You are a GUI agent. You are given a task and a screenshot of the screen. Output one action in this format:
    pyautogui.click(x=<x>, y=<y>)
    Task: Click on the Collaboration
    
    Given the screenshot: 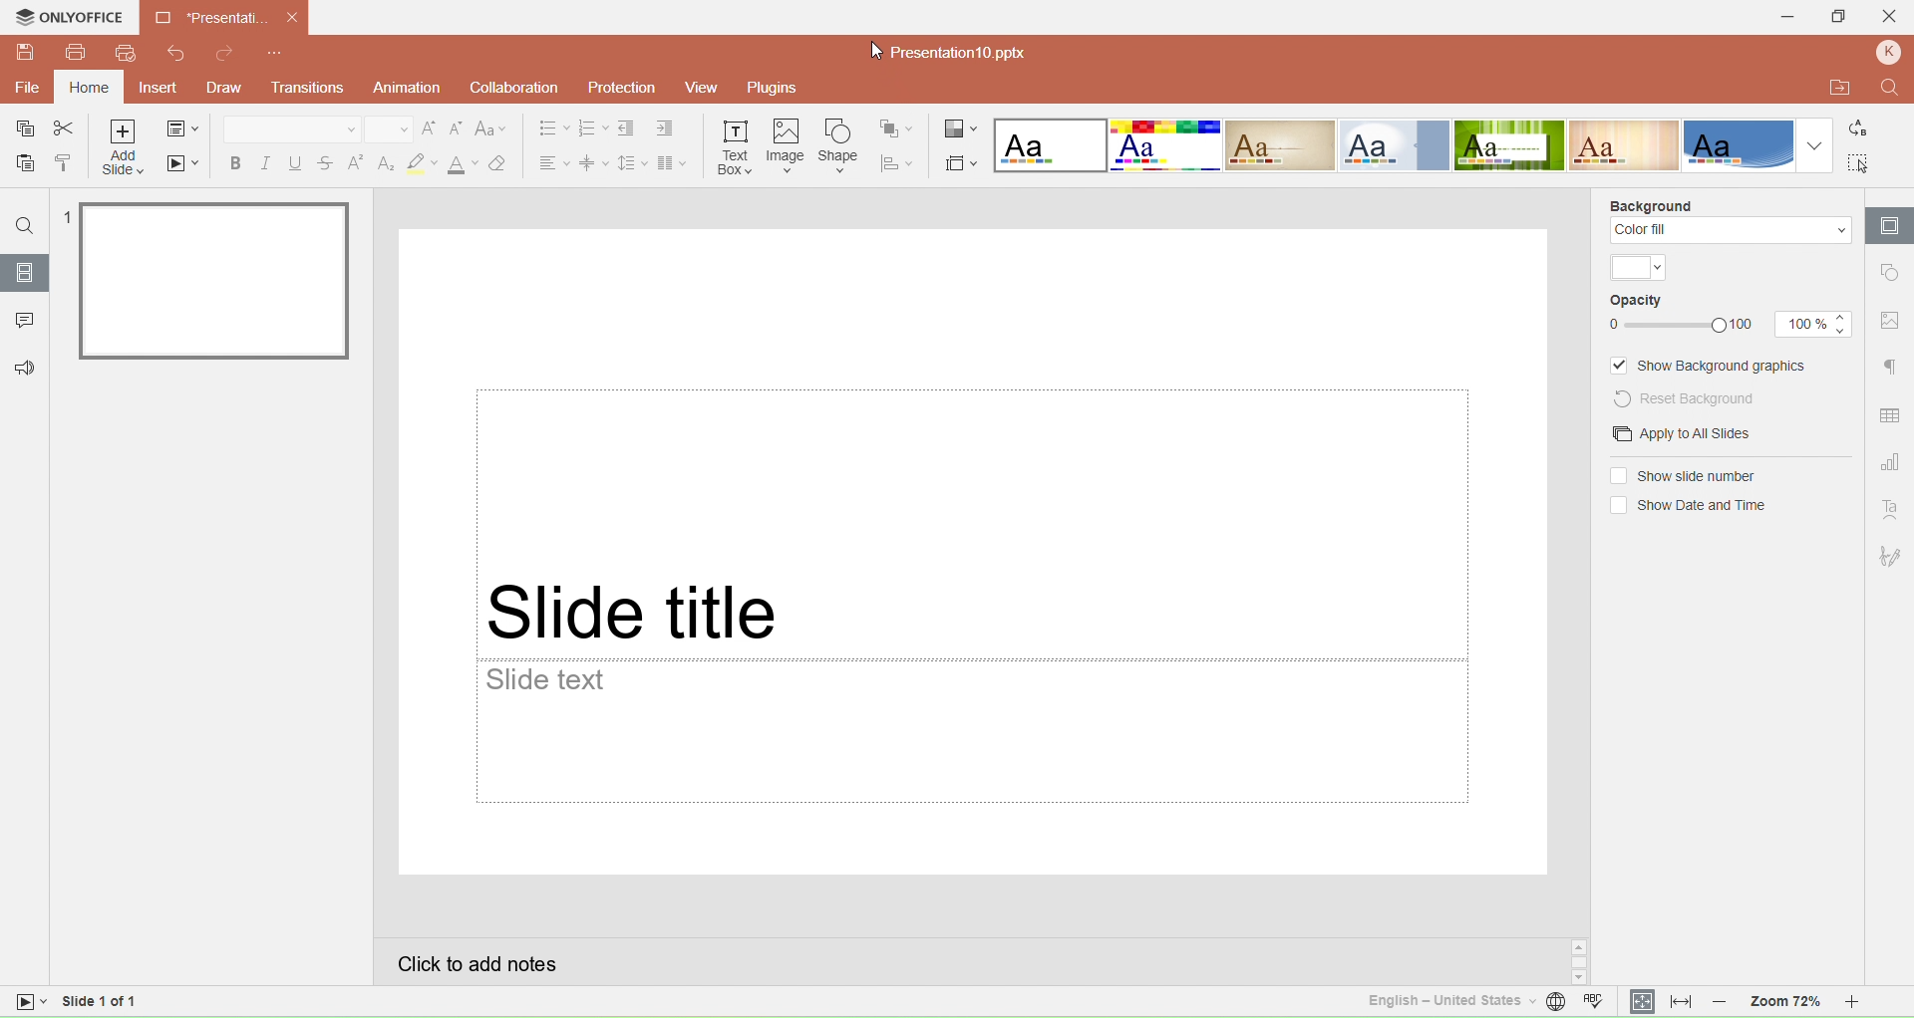 What is the action you would take?
    pyautogui.click(x=510, y=88)
    